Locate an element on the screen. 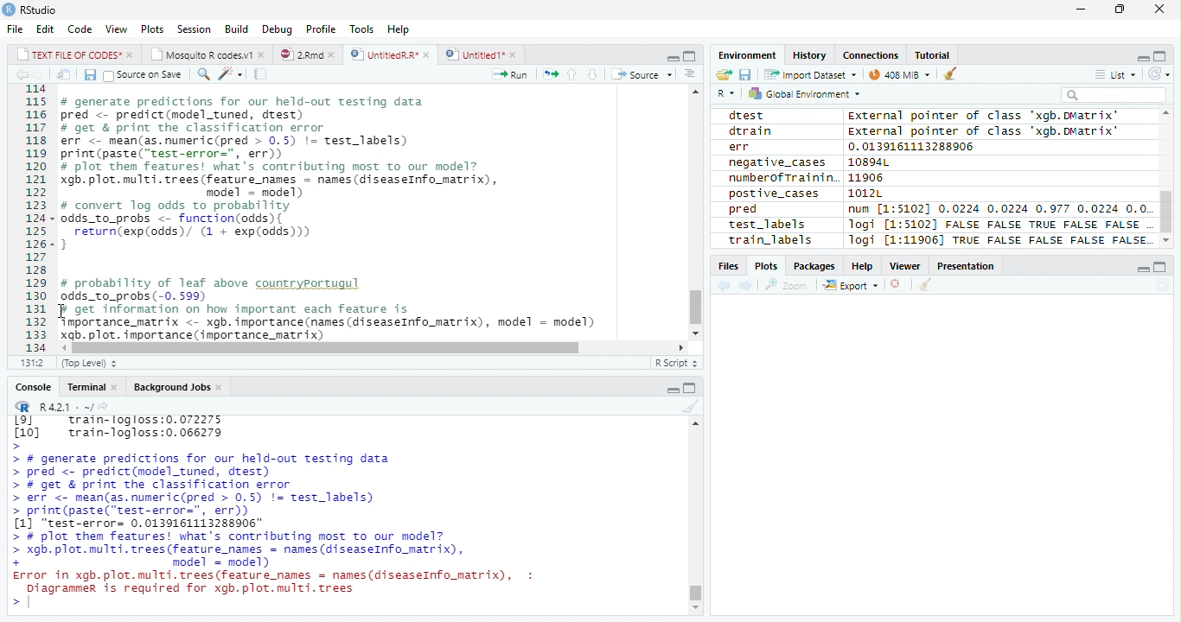 The height and width of the screenshot is (622, 1181). Help is located at coordinates (860, 265).